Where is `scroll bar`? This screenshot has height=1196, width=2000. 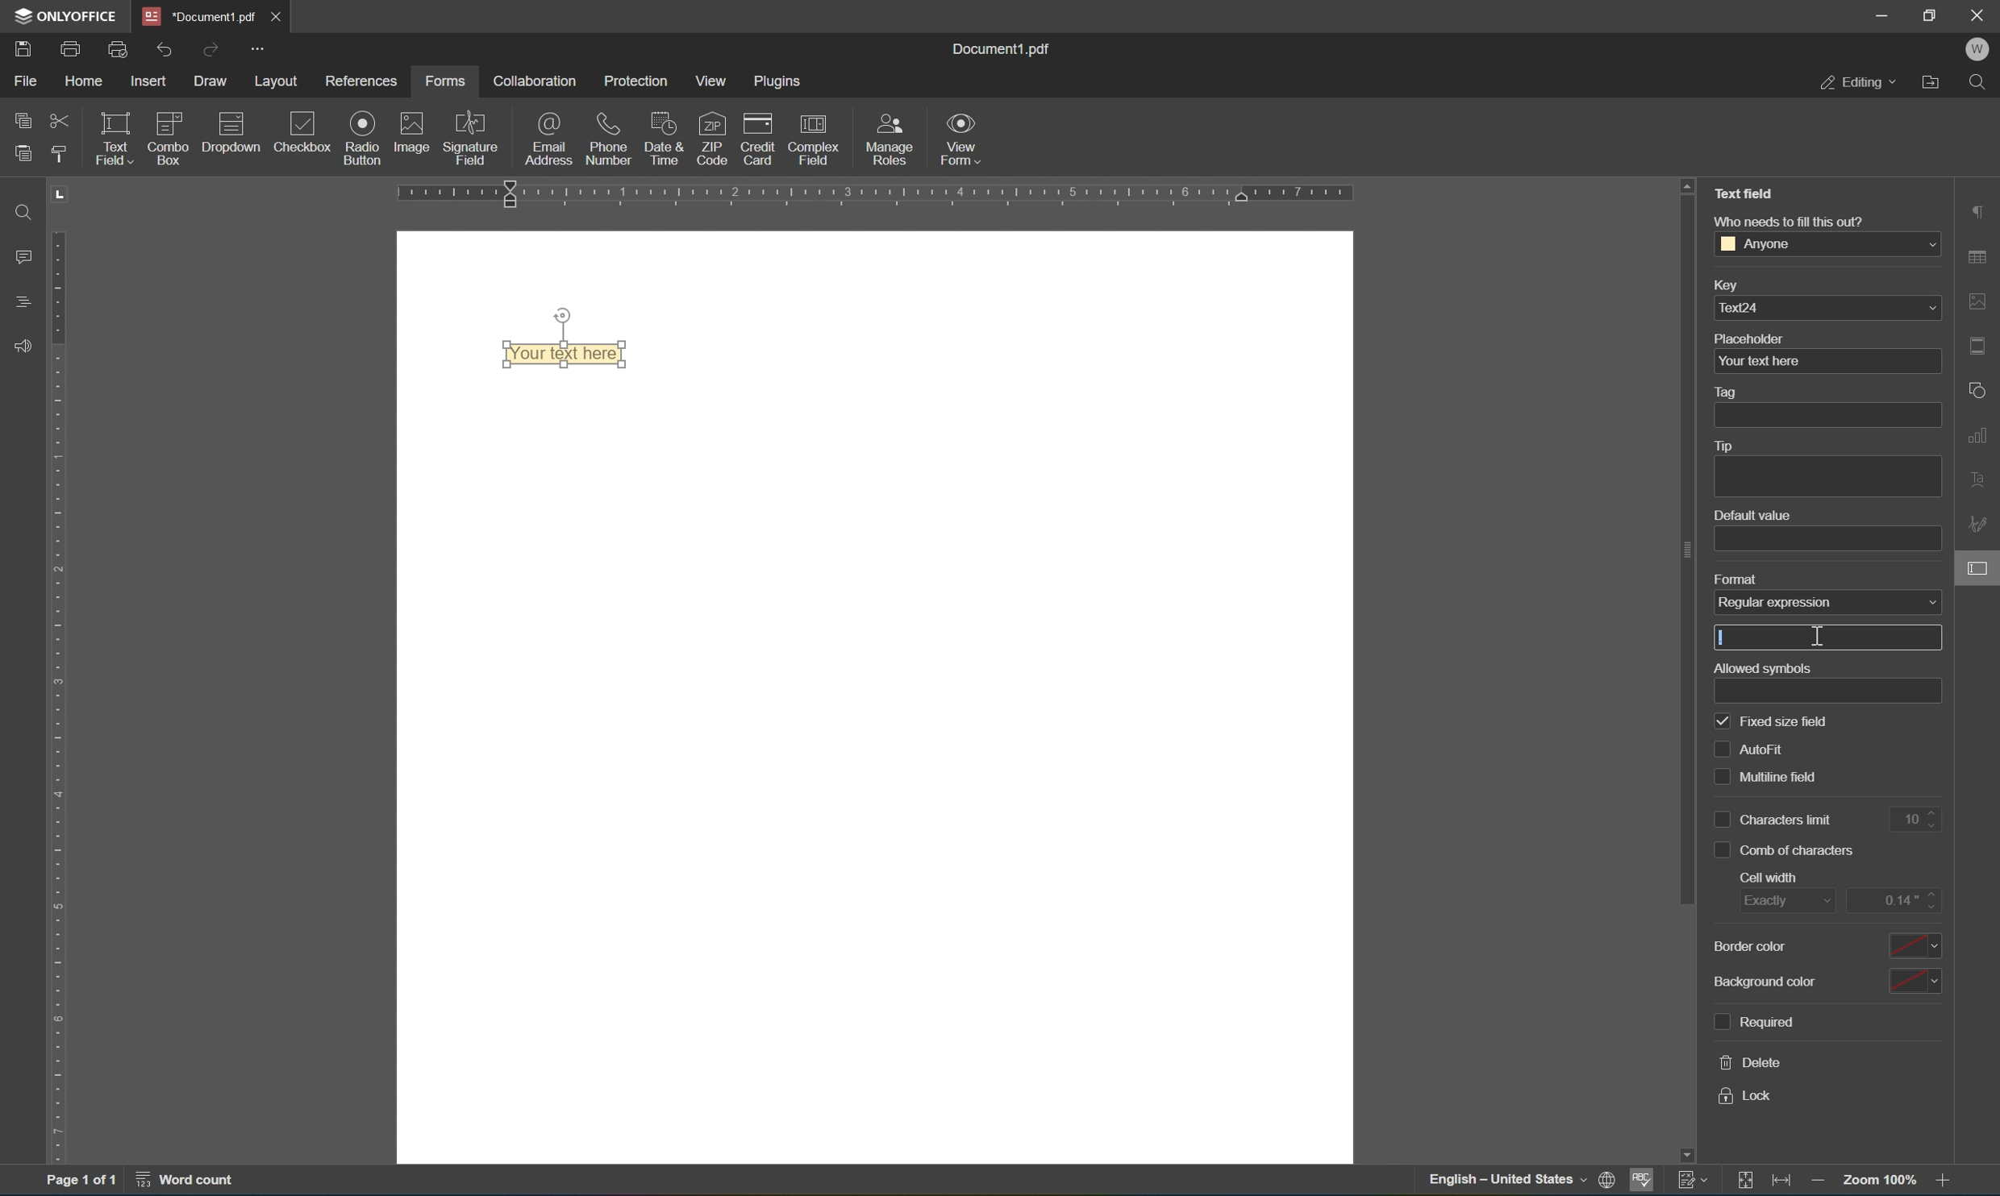
scroll bar is located at coordinates (1686, 550).